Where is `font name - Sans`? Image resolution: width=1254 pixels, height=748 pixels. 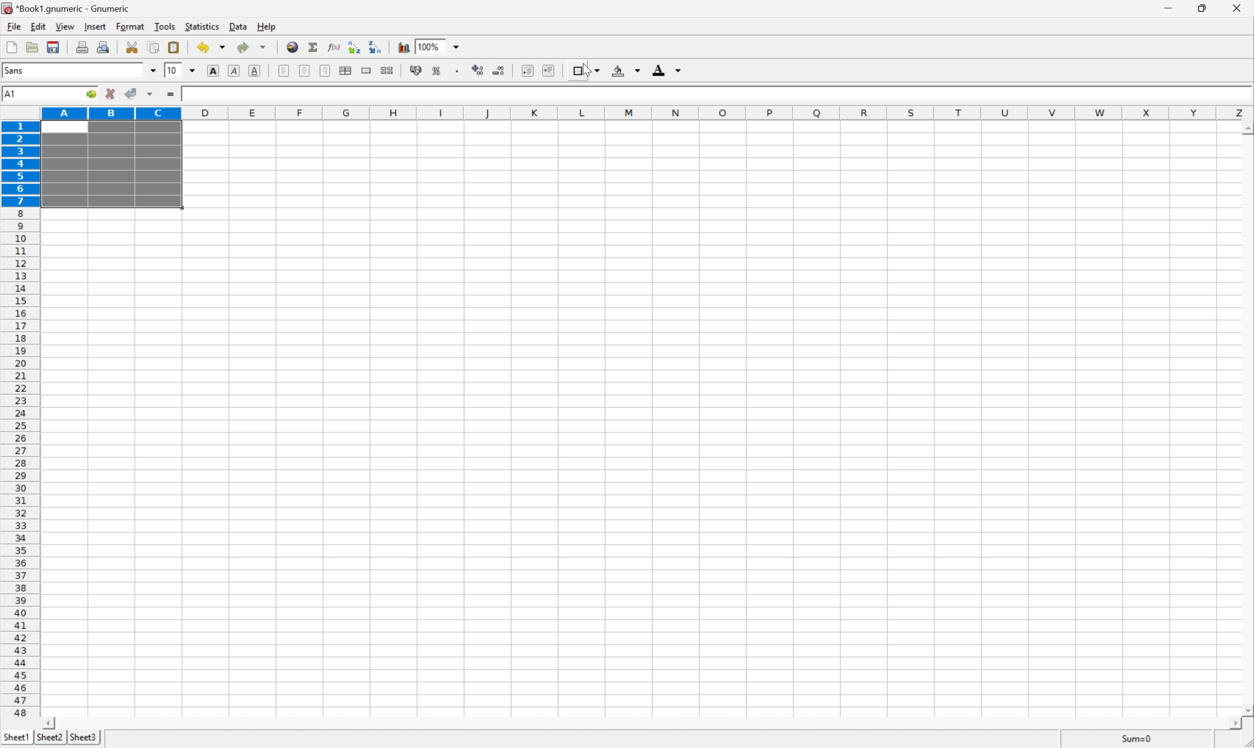
font name - Sans is located at coordinates (78, 71).